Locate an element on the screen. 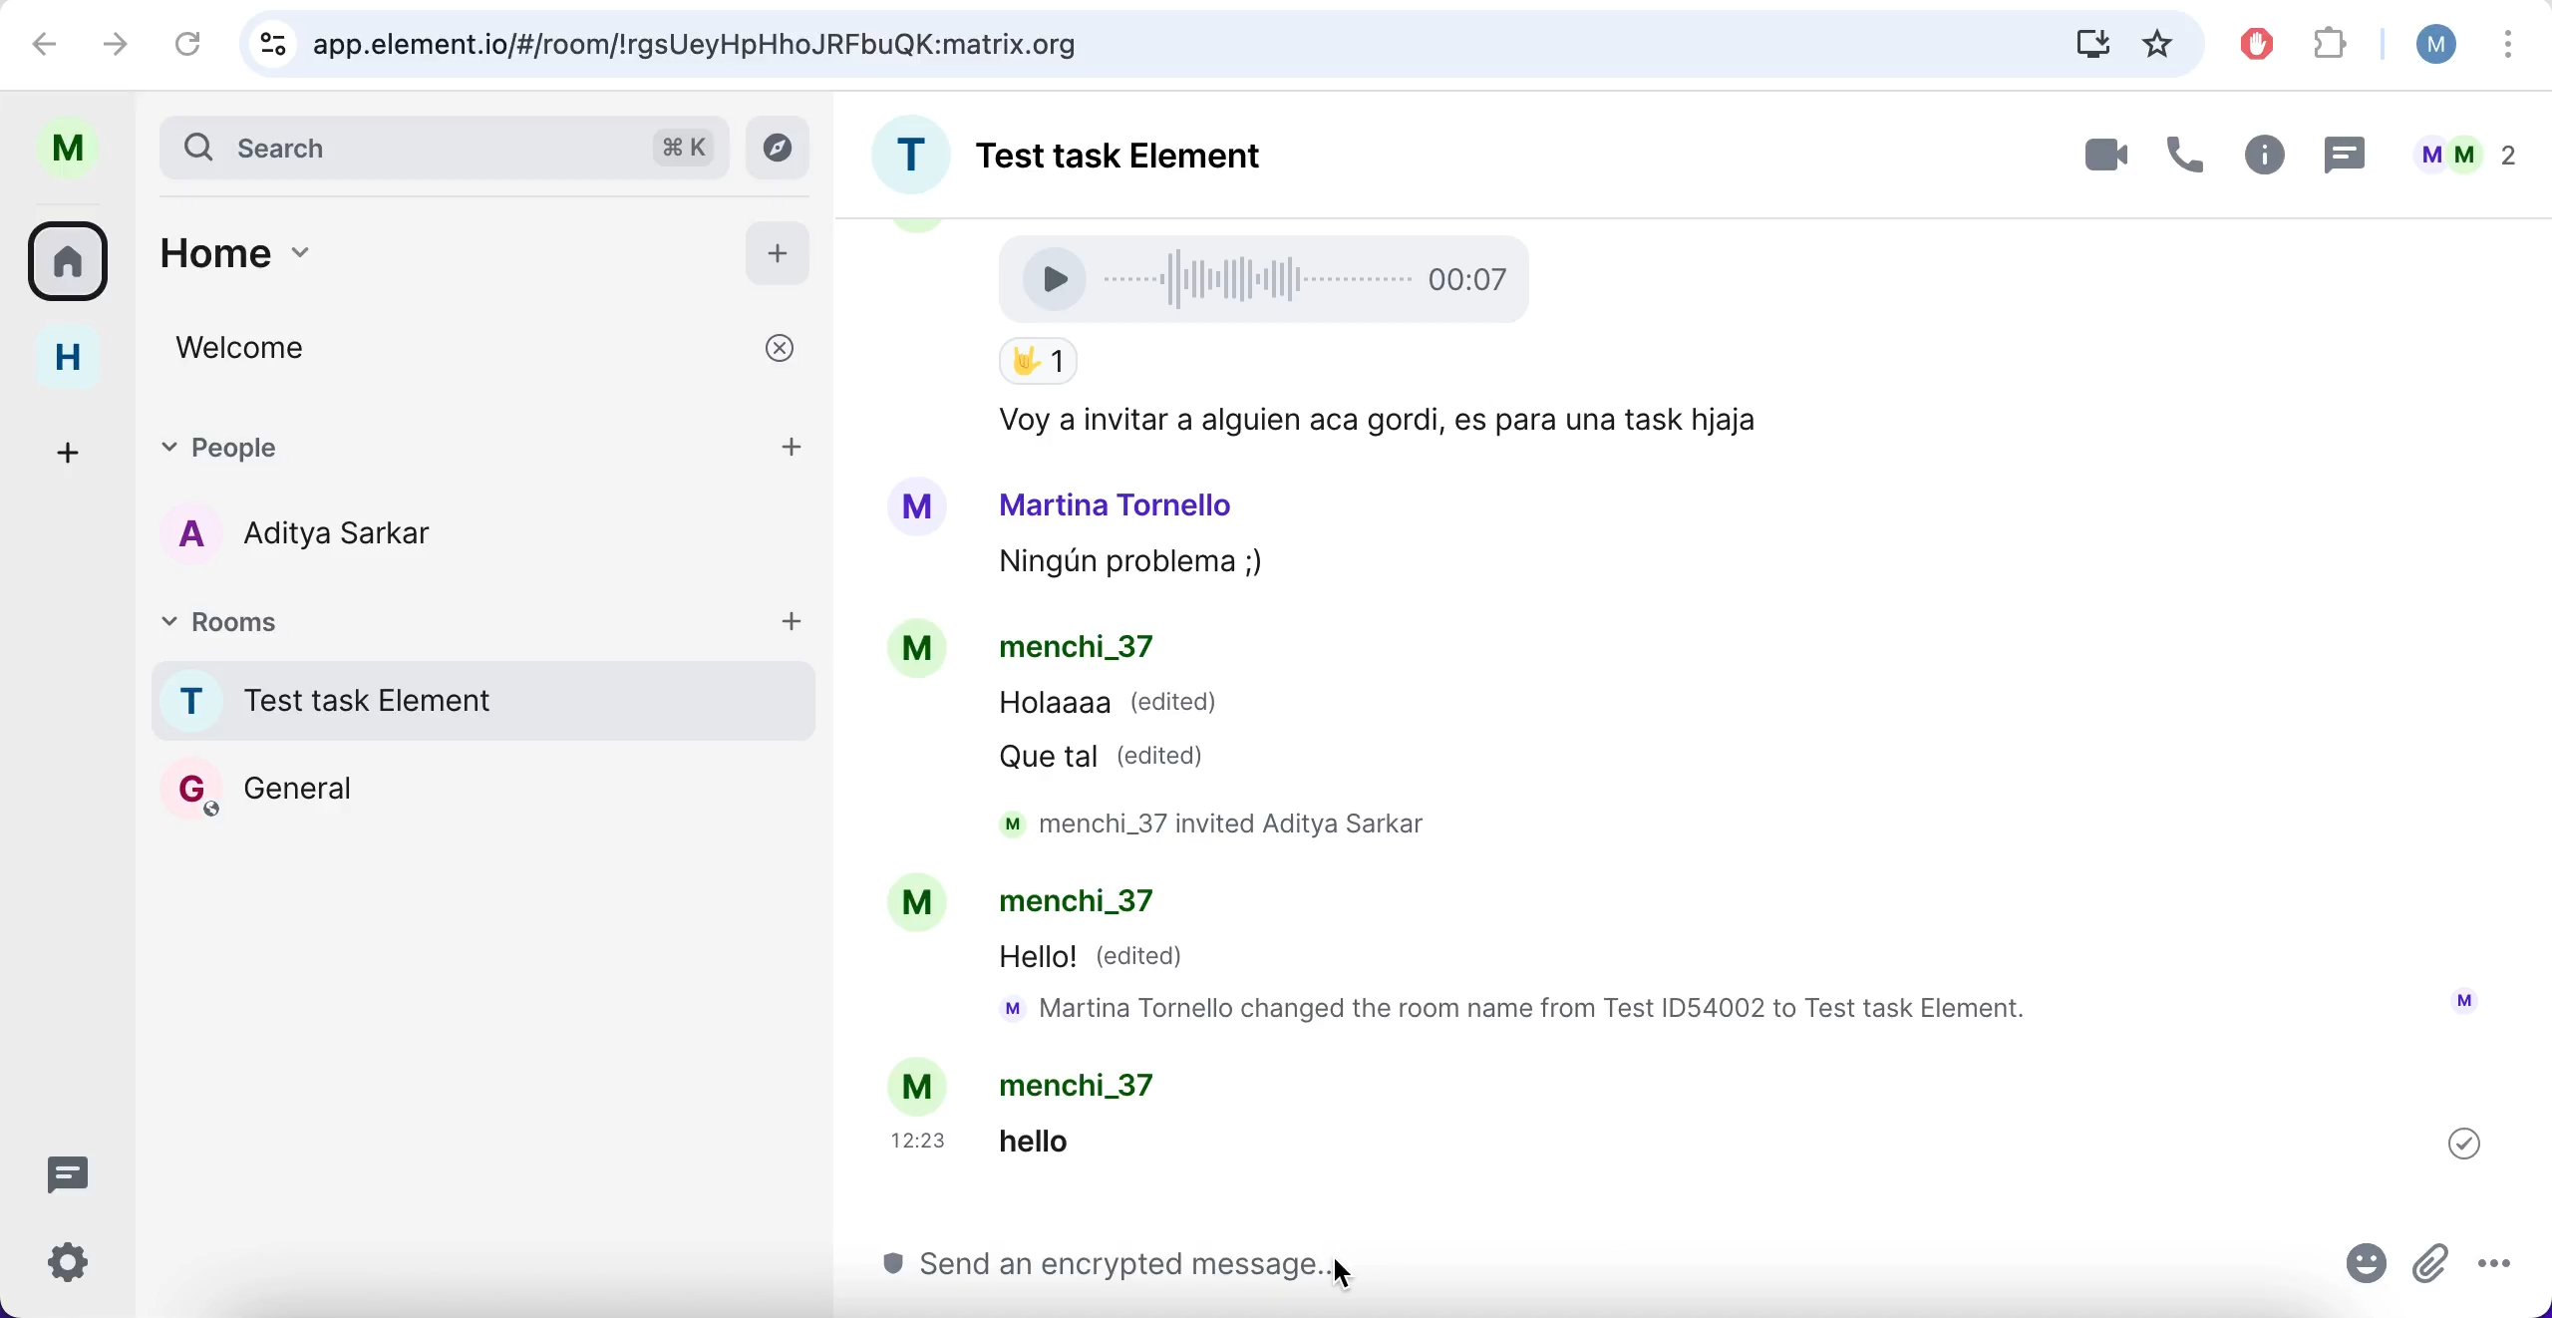  welcome is located at coordinates (488, 348).